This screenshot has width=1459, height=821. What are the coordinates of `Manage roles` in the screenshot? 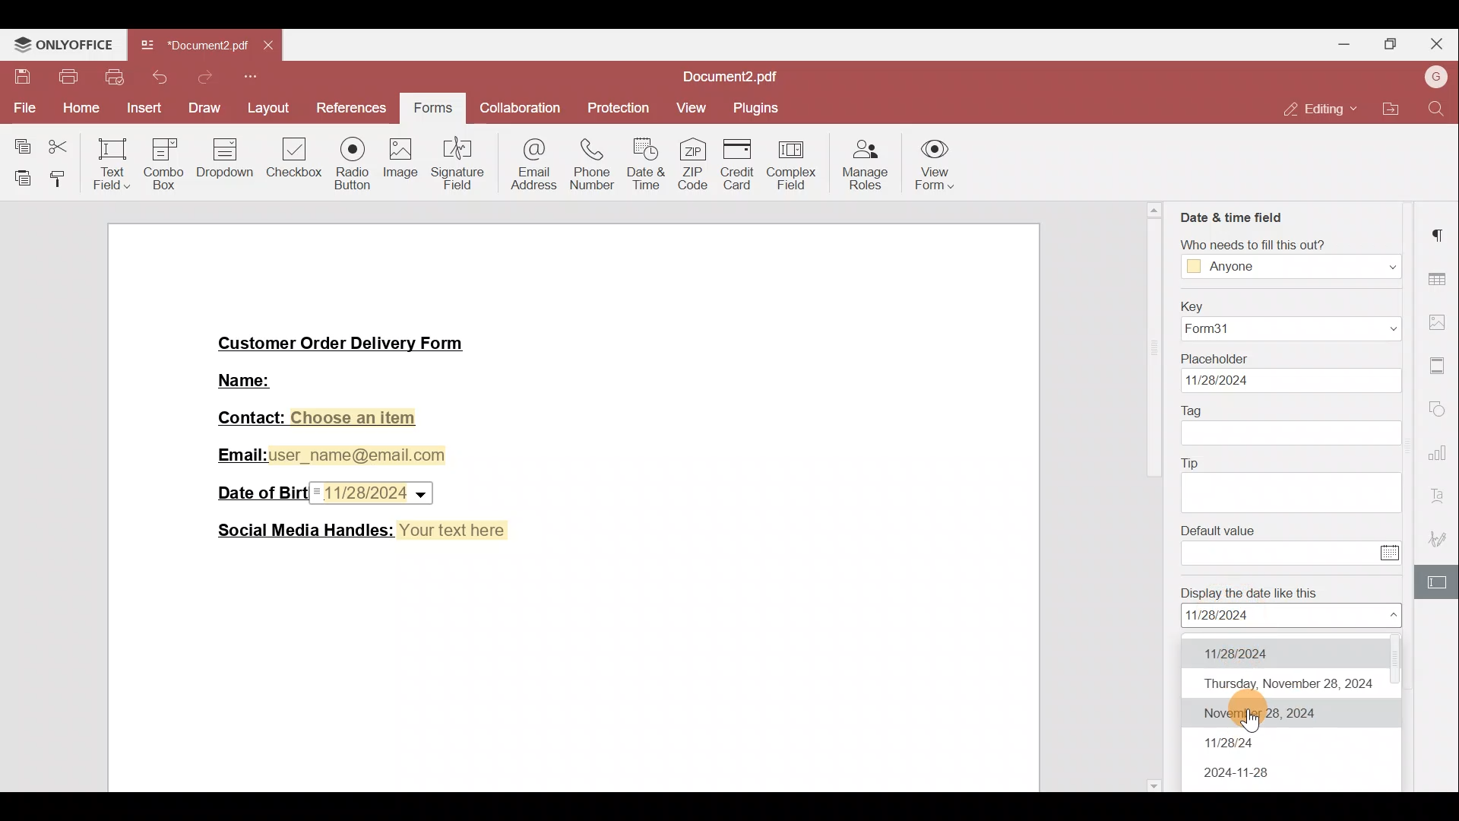 It's located at (866, 167).